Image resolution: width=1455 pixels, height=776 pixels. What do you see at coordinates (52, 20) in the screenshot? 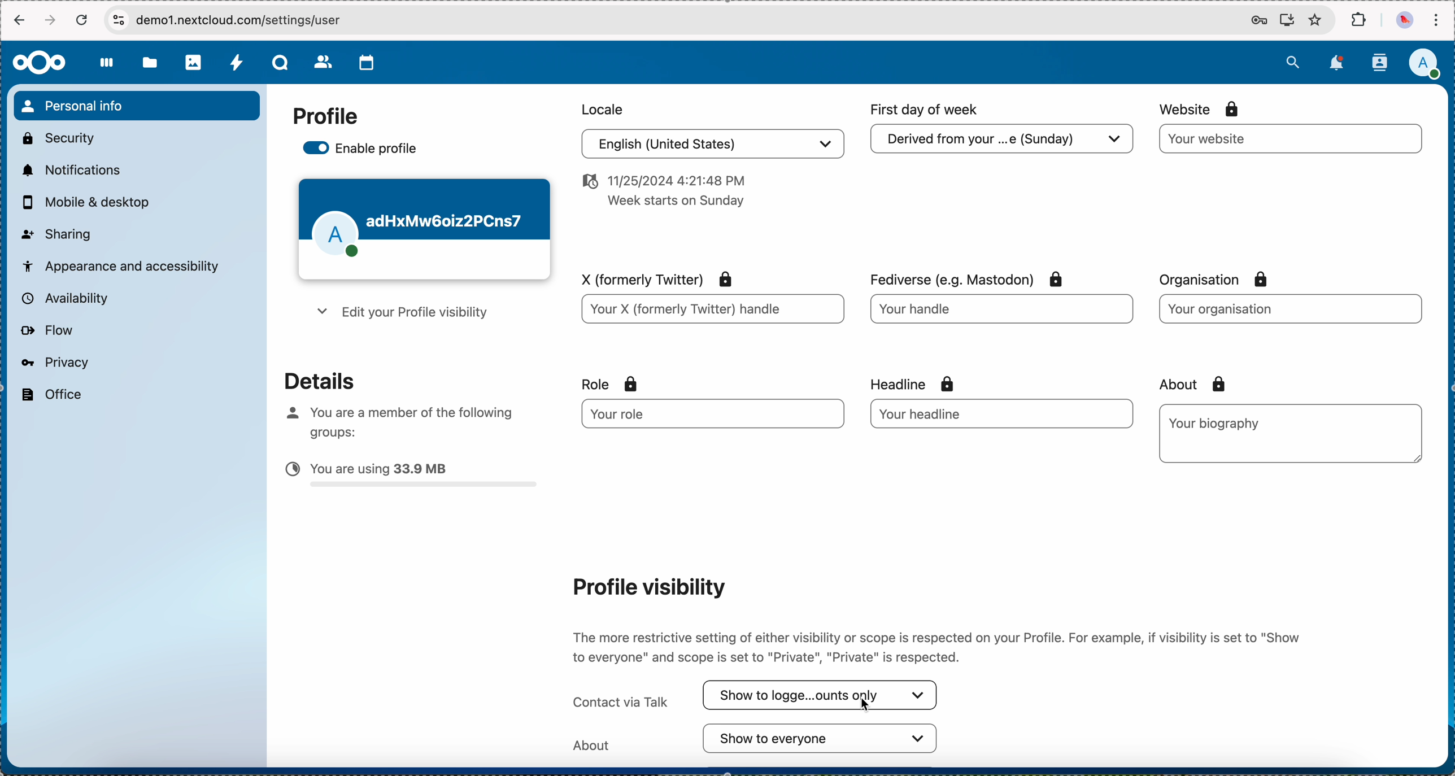
I see `navigate foward` at bounding box center [52, 20].